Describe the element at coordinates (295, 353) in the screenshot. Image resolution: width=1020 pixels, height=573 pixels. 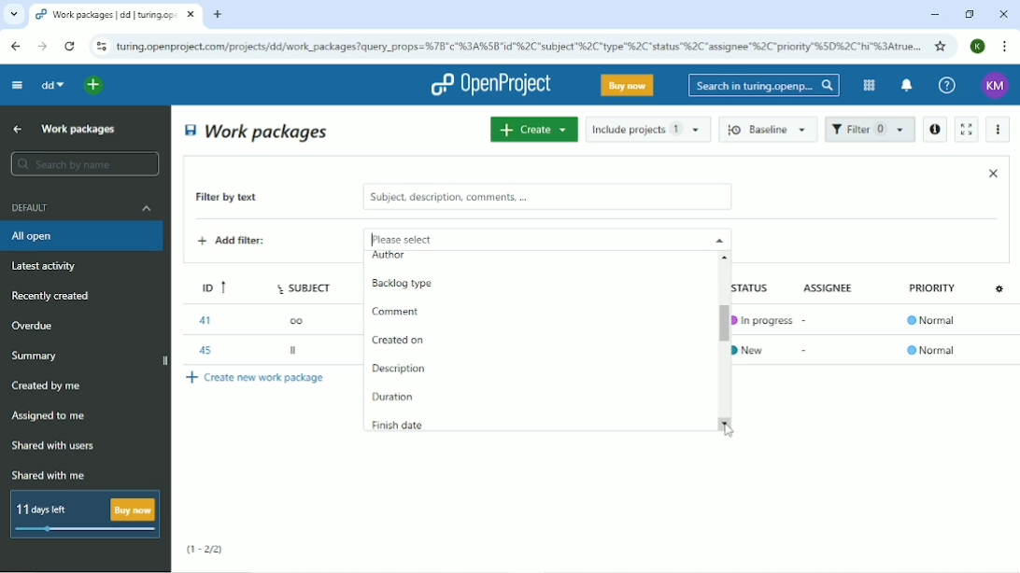
I see `ll` at that location.